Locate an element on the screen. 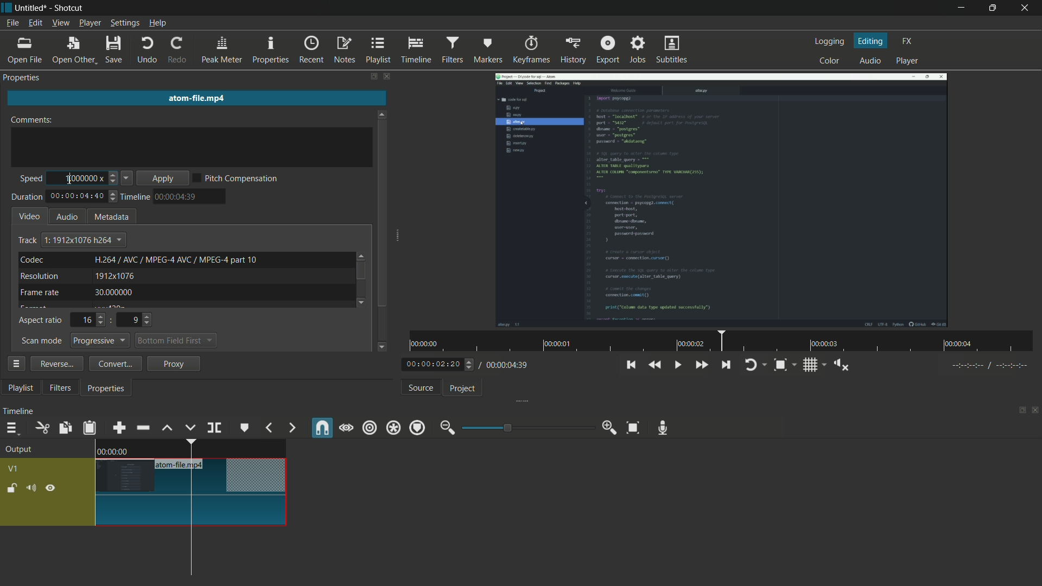 The height and width of the screenshot is (586, 1042). help menu is located at coordinates (158, 23).